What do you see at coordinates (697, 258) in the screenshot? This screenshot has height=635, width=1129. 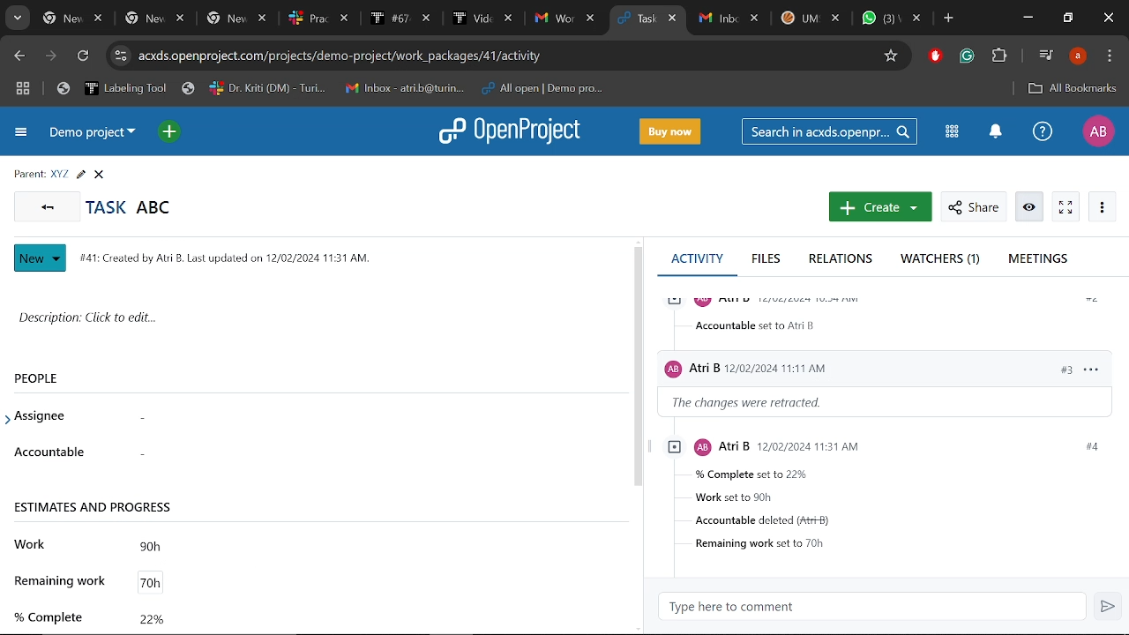 I see `Activity` at bounding box center [697, 258].